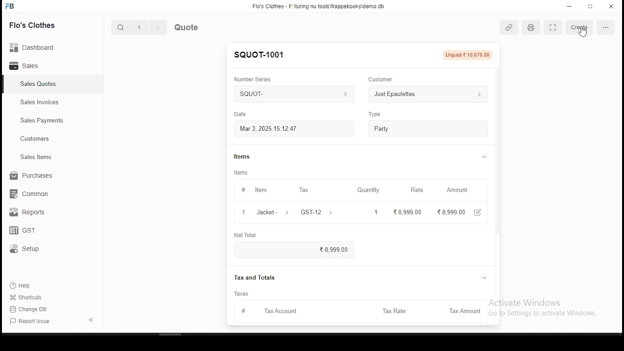 The width and height of the screenshot is (624, 351). I want to click on maximize, so click(591, 6).